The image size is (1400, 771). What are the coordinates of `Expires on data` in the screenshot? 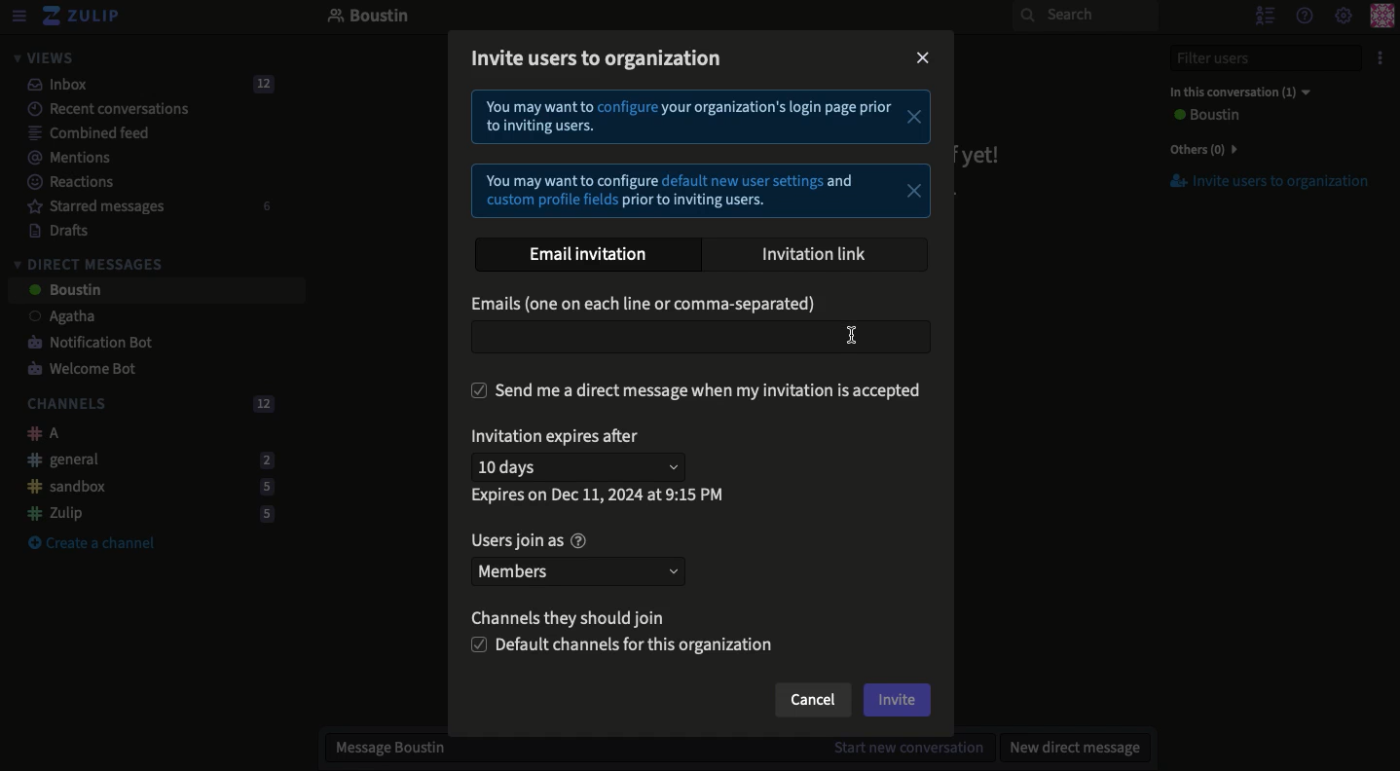 It's located at (600, 495).